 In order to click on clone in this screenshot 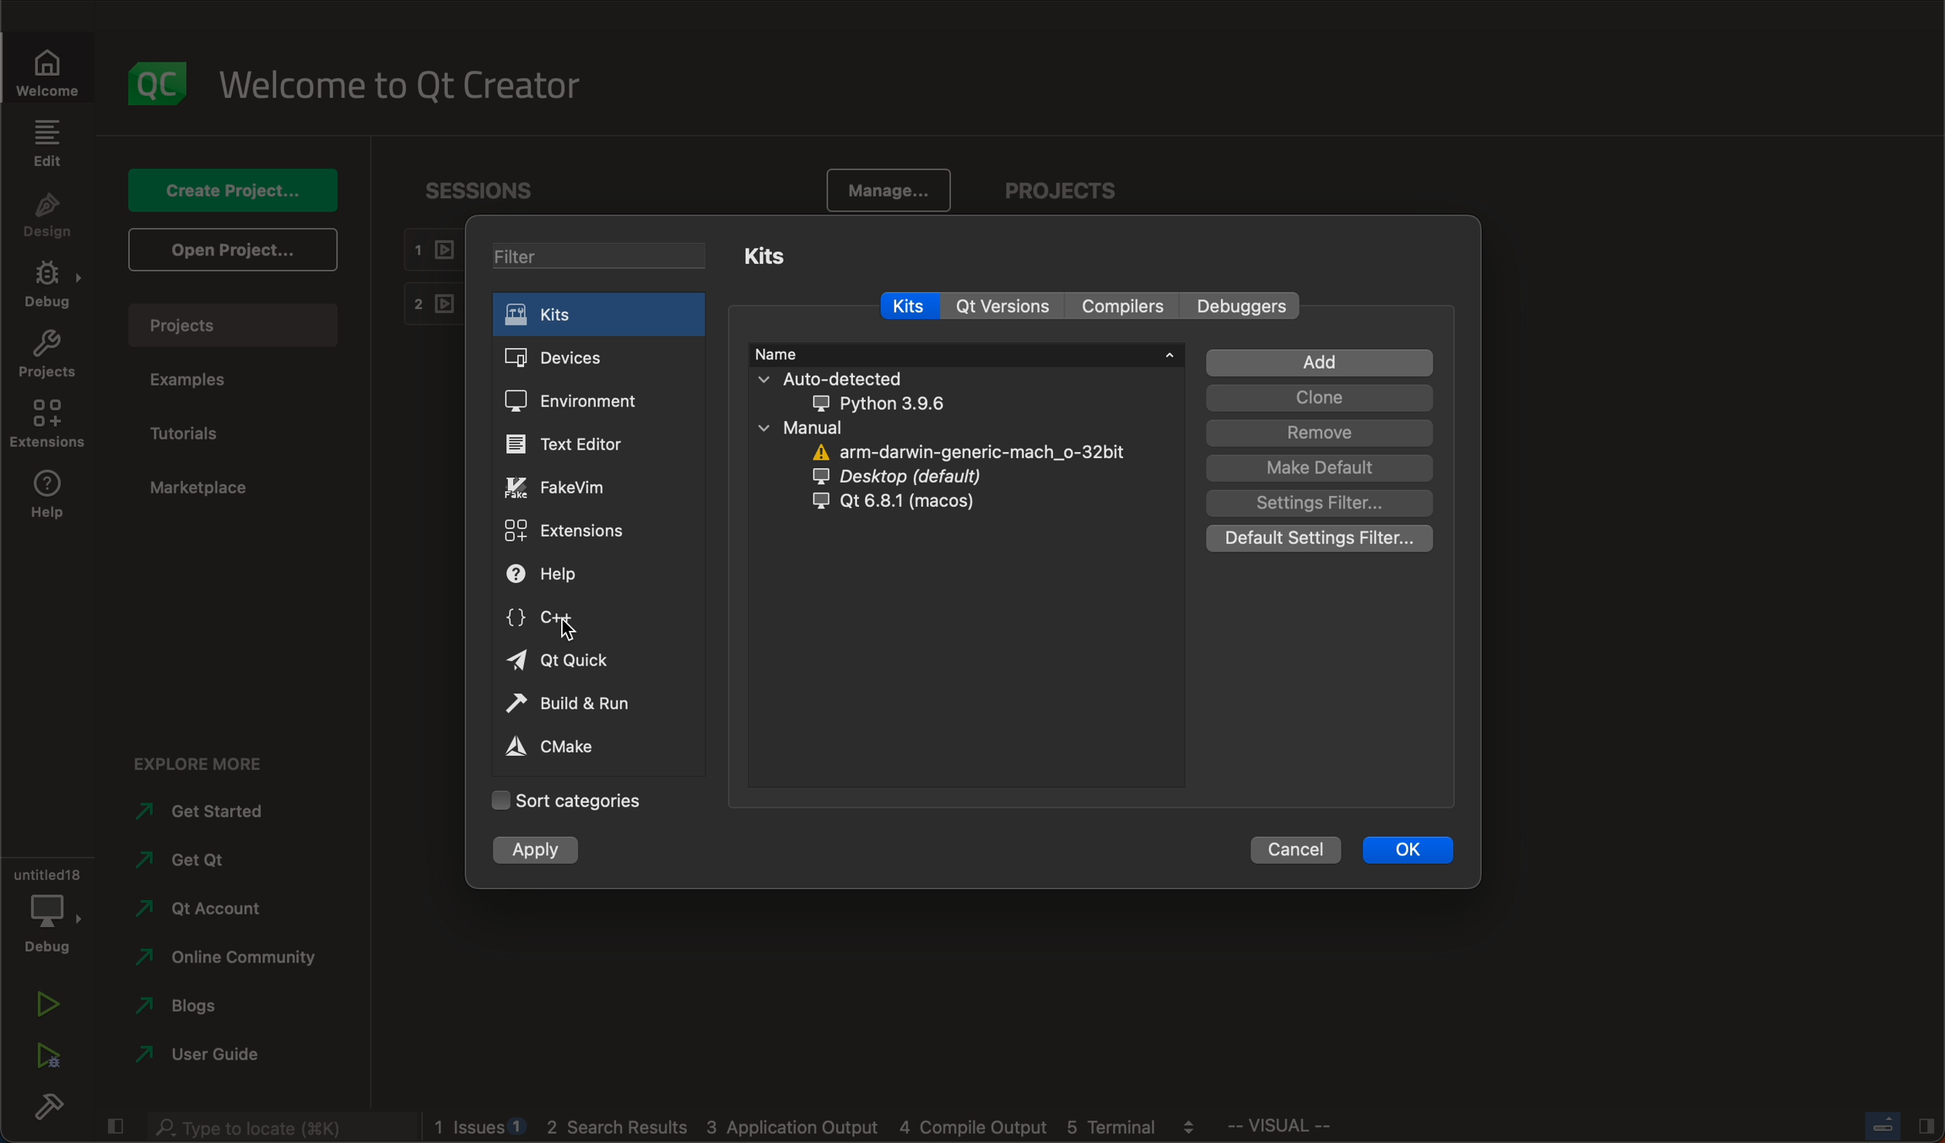, I will do `click(1316, 400)`.